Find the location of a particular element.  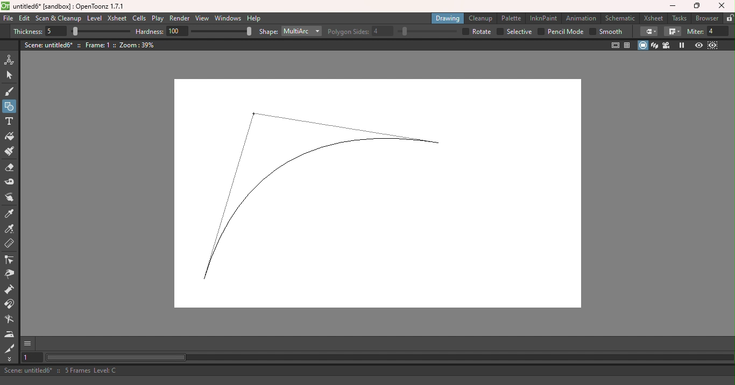

Xsheet is located at coordinates (653, 18).